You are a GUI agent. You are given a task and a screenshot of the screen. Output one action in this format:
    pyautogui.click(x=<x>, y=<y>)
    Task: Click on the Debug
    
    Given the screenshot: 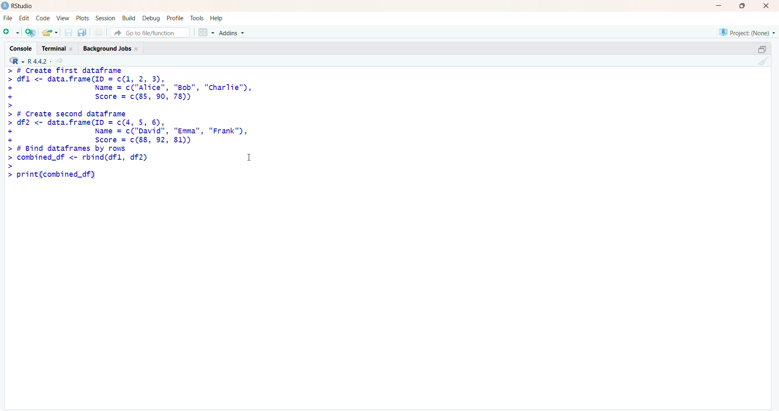 What is the action you would take?
    pyautogui.click(x=152, y=18)
    